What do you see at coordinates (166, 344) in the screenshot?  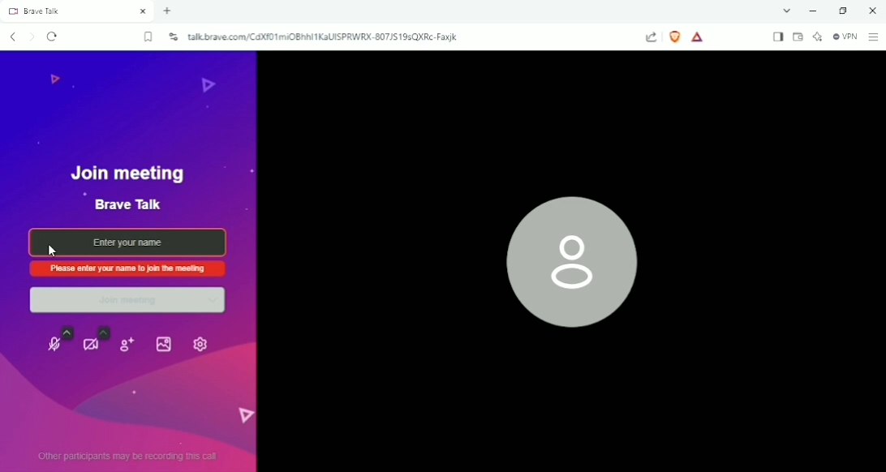 I see `Select Background` at bounding box center [166, 344].